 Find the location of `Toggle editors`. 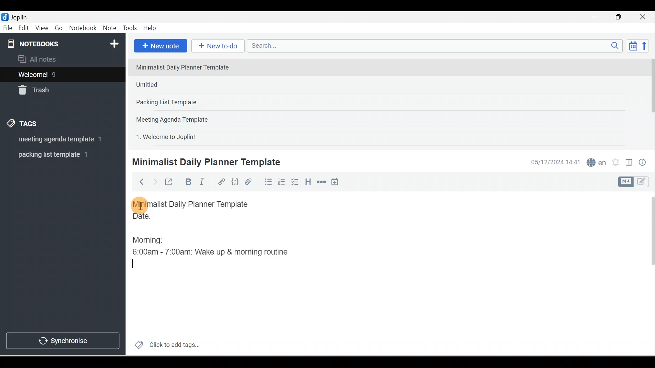

Toggle editors is located at coordinates (629, 164).